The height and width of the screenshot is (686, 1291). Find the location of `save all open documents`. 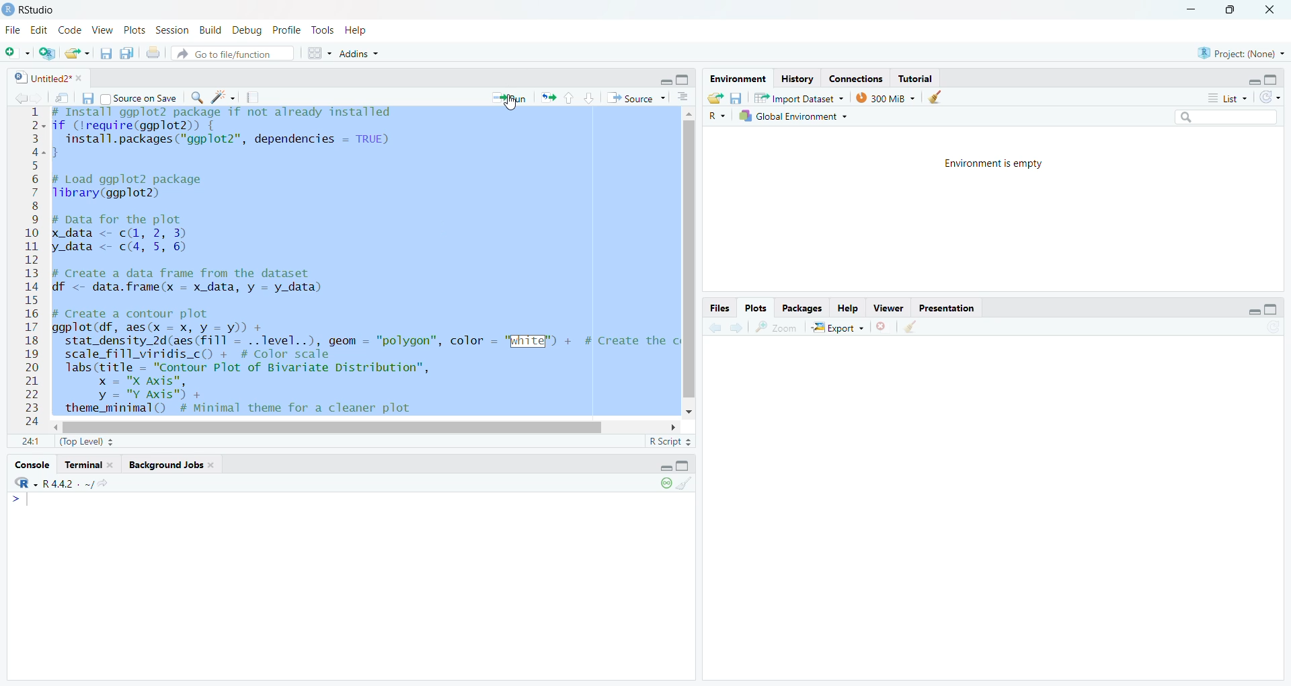

save all open documents is located at coordinates (127, 53).